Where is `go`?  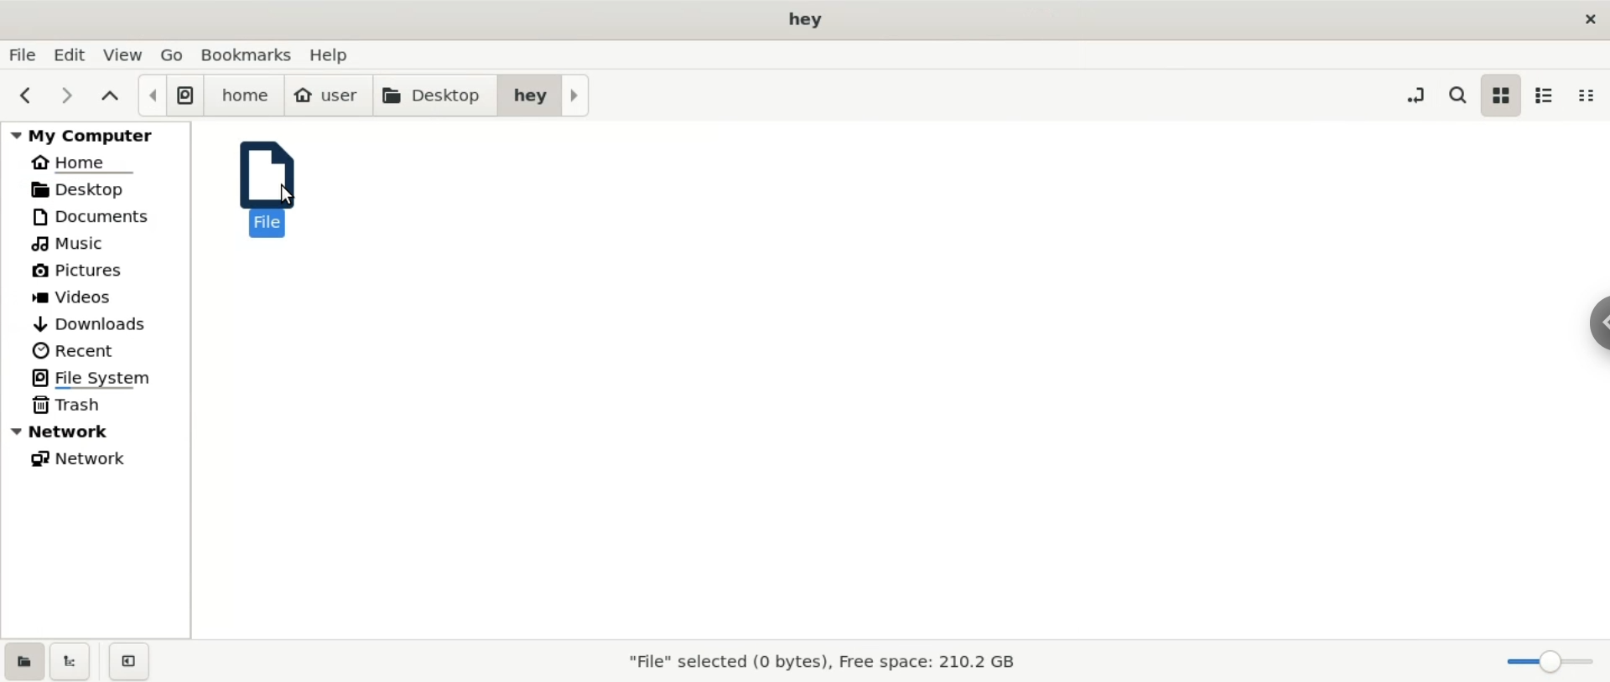
go is located at coordinates (174, 53).